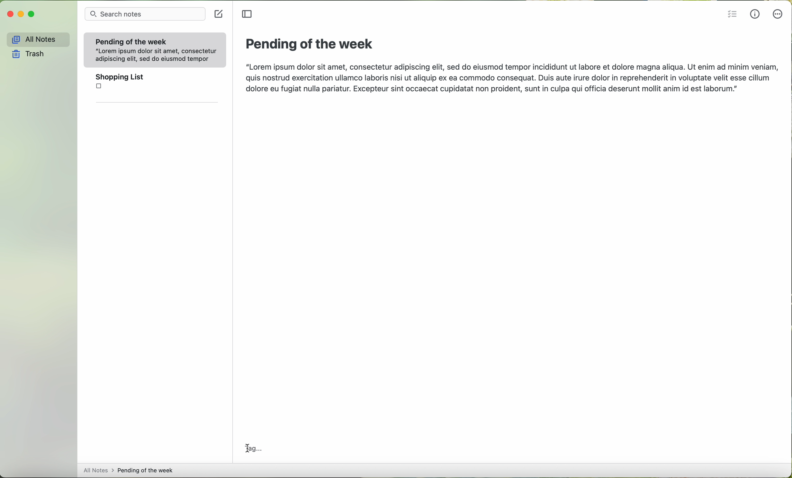 The height and width of the screenshot is (478, 792). What do you see at coordinates (36, 39) in the screenshot?
I see `all notes` at bounding box center [36, 39].